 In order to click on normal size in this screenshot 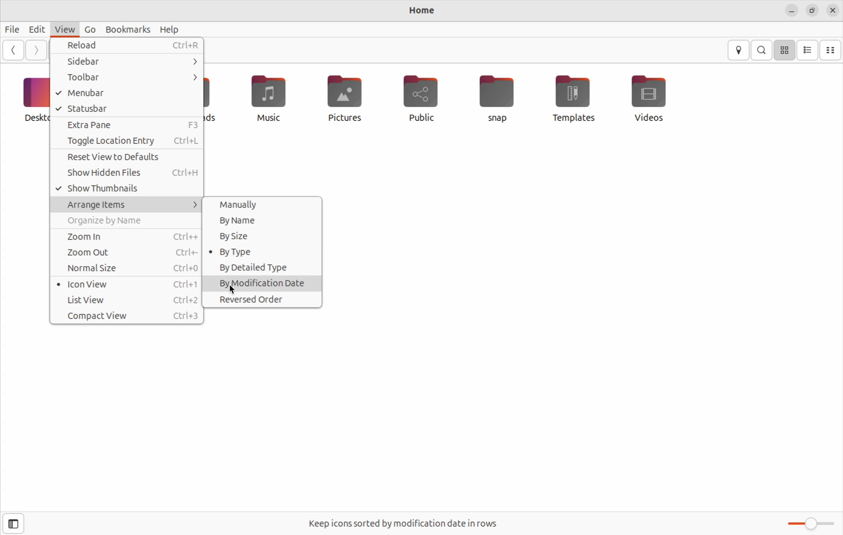, I will do `click(127, 268)`.